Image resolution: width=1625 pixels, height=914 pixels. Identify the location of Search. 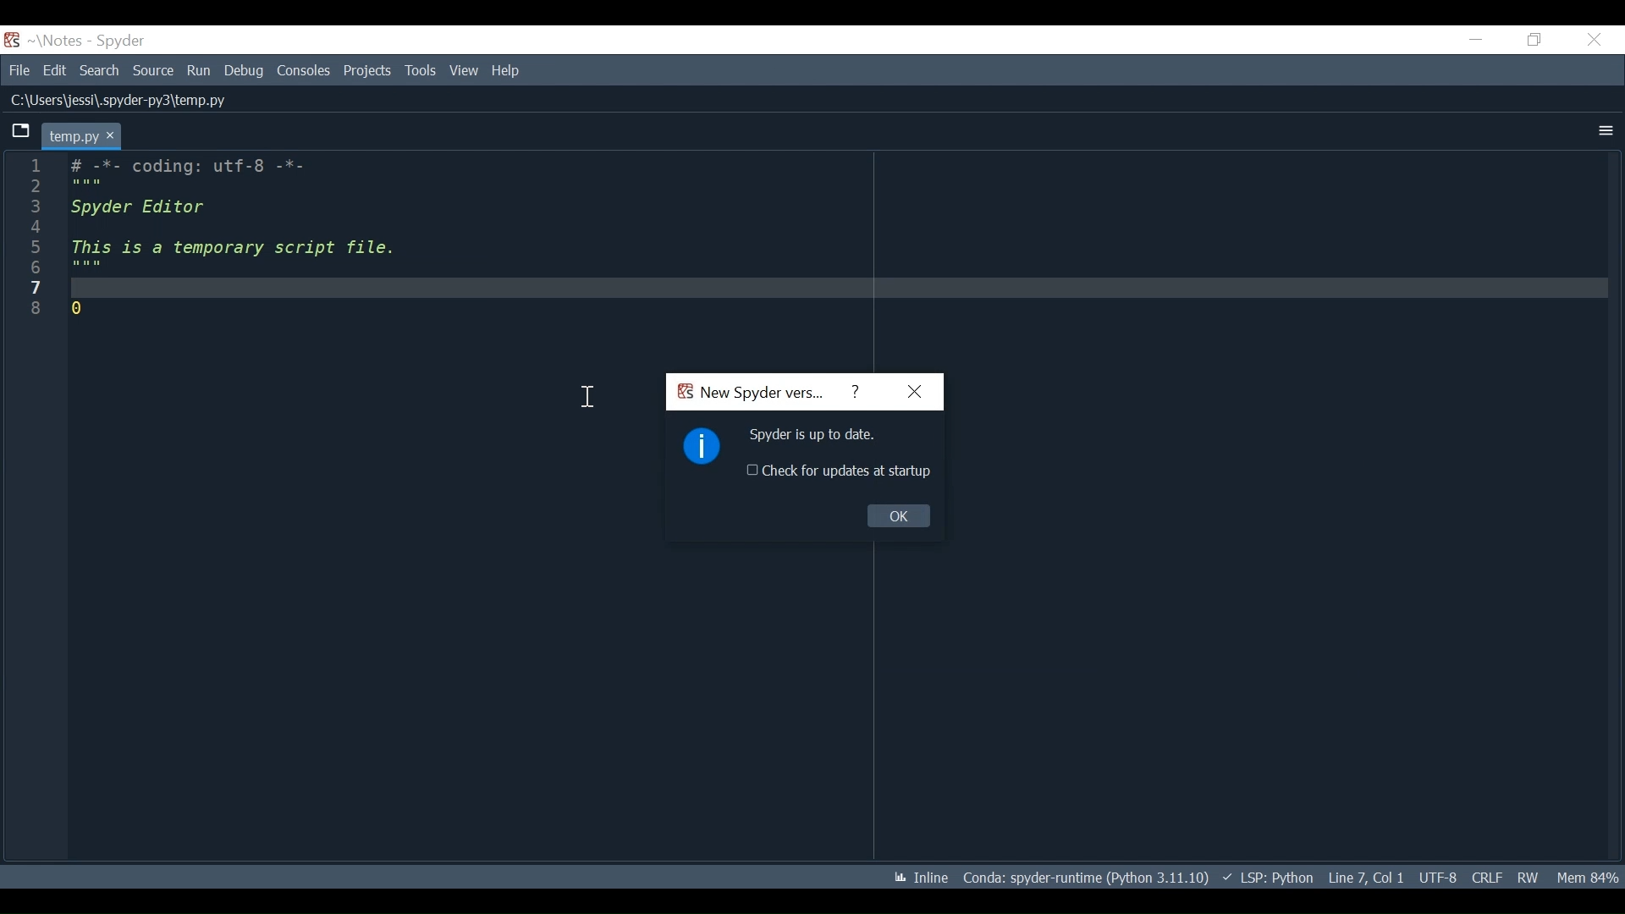
(101, 69).